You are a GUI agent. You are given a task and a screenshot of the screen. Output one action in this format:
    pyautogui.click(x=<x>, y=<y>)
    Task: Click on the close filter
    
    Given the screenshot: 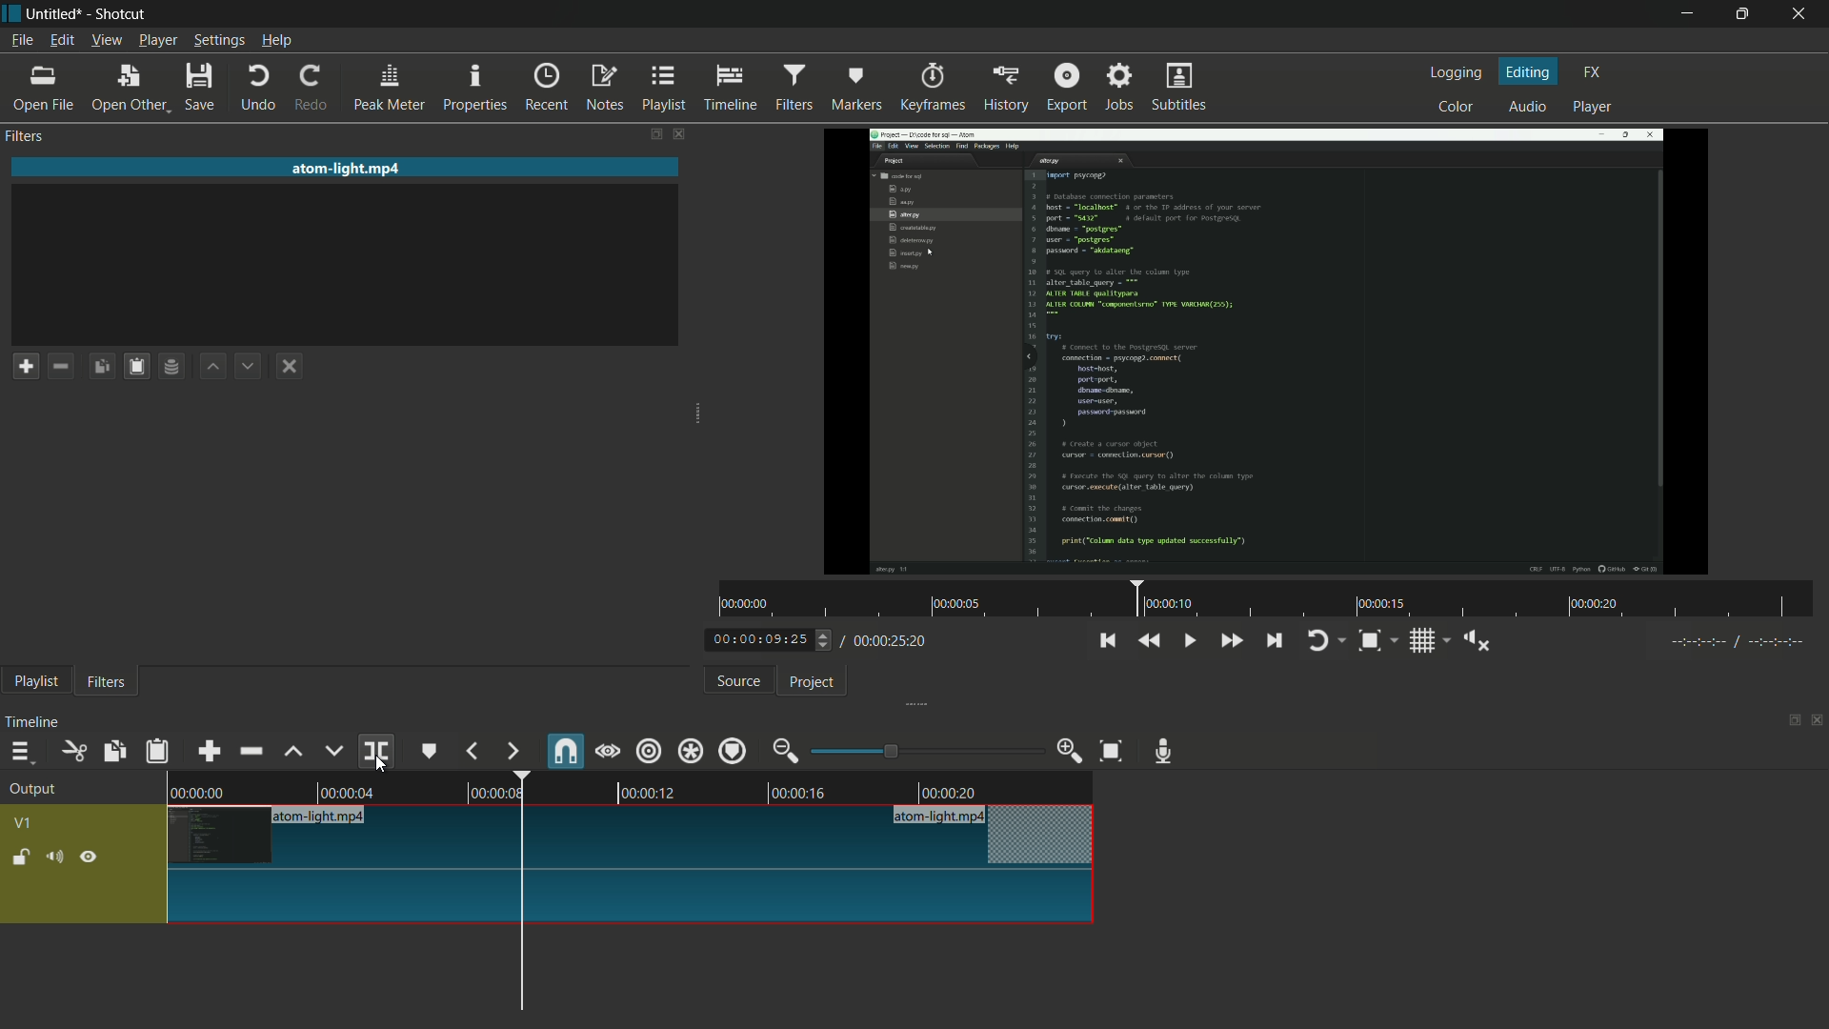 What is the action you would take?
    pyautogui.click(x=677, y=132)
    